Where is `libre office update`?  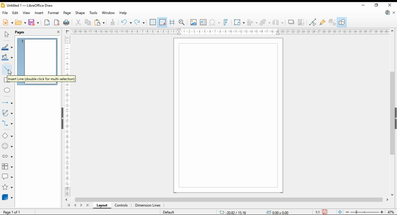 libre office update is located at coordinates (388, 13).